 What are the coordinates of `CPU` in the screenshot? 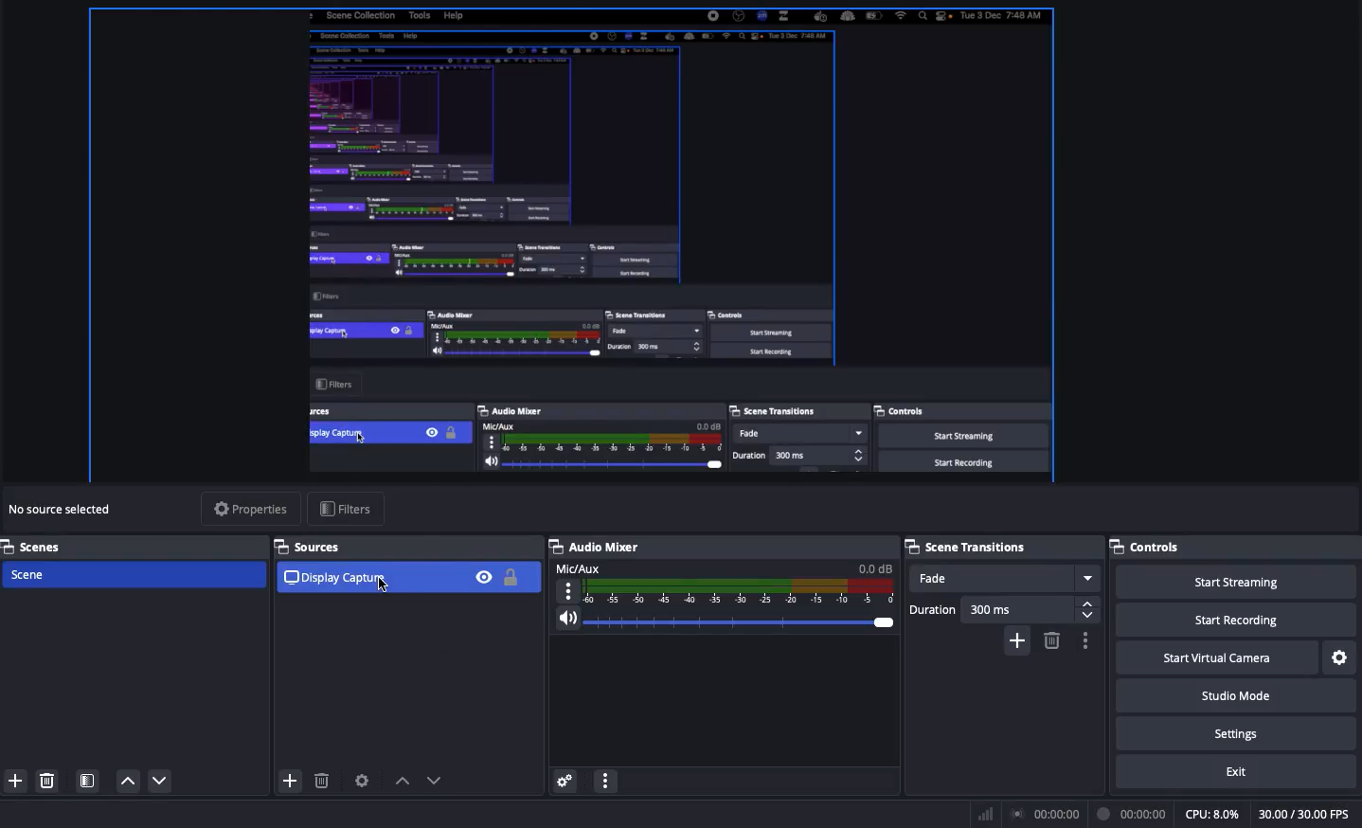 It's located at (1214, 815).